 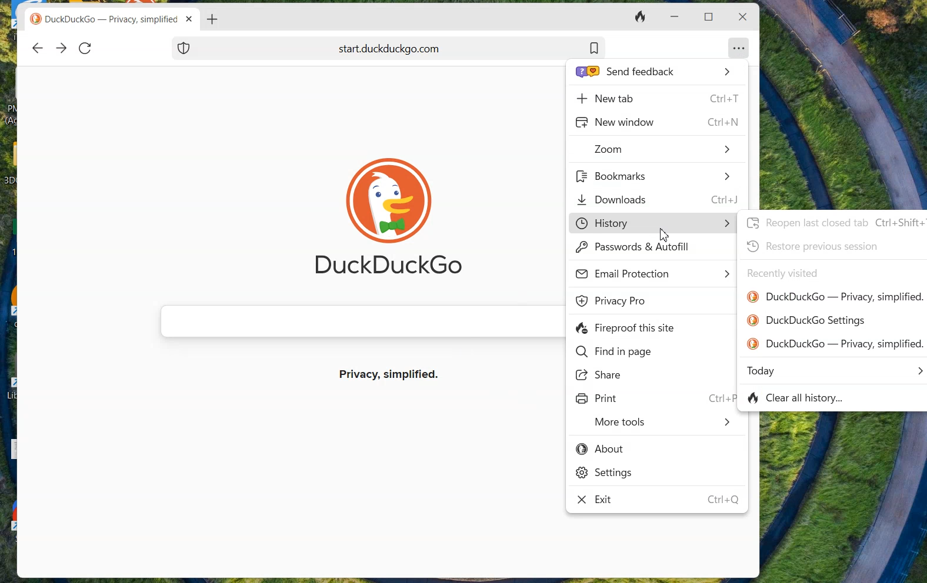 What do you see at coordinates (801, 399) in the screenshot?
I see `Clear all history..` at bounding box center [801, 399].